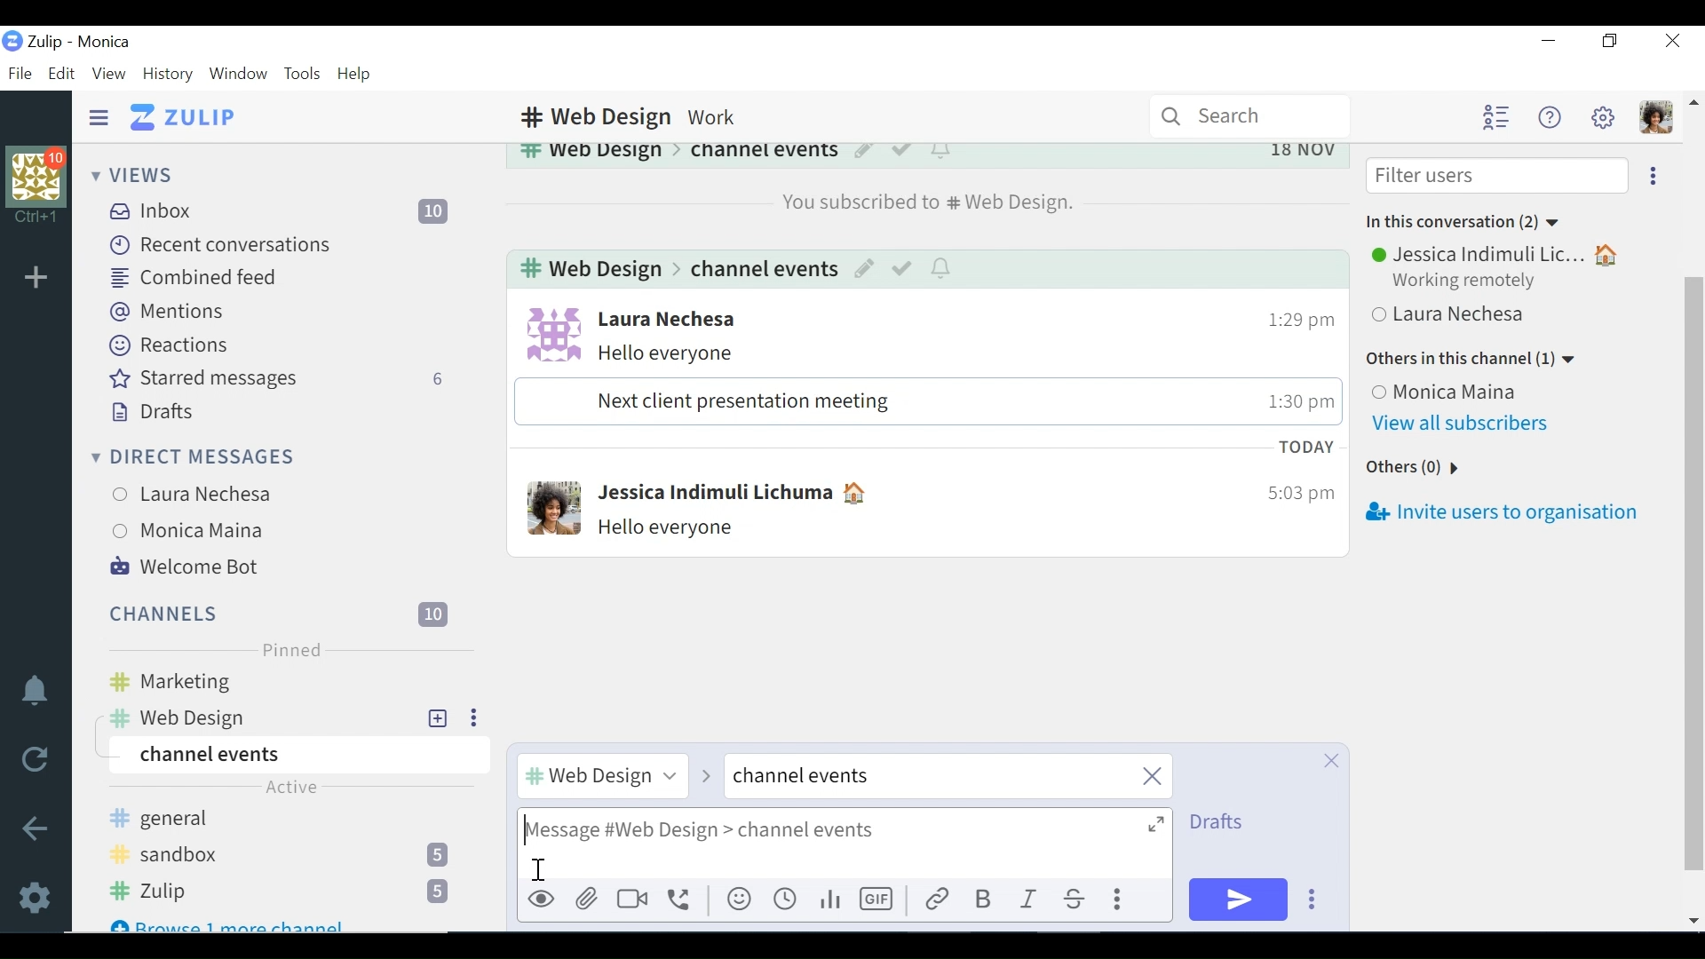 Image resolution: width=1705 pixels, height=959 pixels. What do you see at coordinates (1466, 222) in the screenshot?
I see `In this conversation` at bounding box center [1466, 222].